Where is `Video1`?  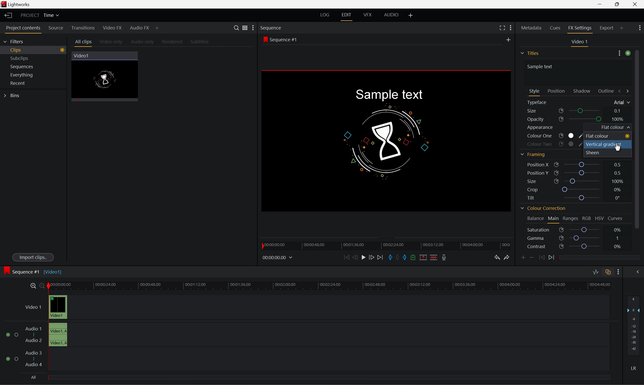 Video1 is located at coordinates (82, 56).